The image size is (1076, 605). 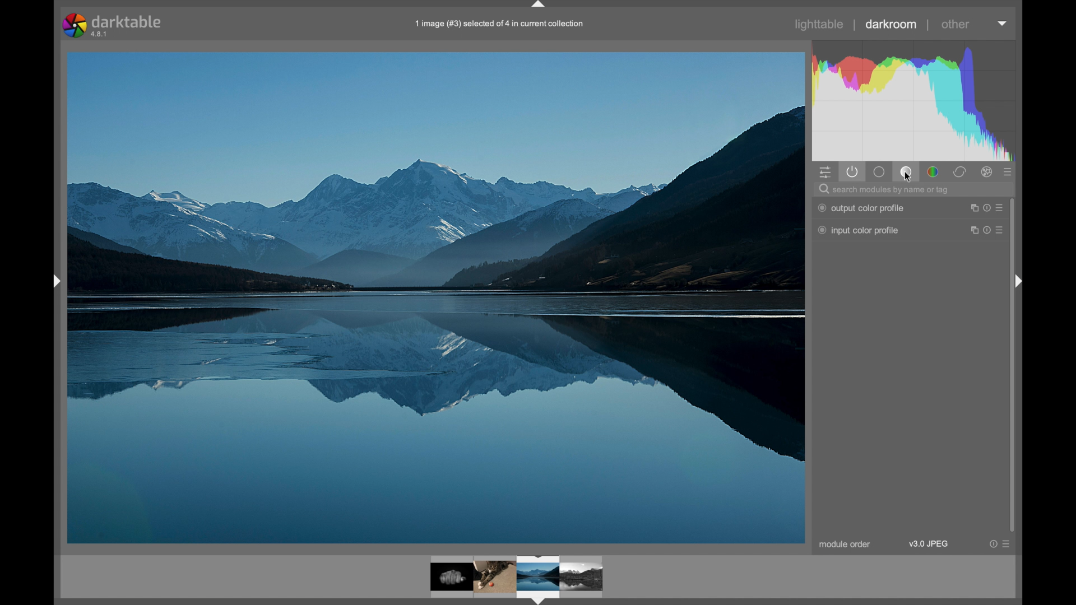 What do you see at coordinates (909, 177) in the screenshot?
I see `ćursor` at bounding box center [909, 177].